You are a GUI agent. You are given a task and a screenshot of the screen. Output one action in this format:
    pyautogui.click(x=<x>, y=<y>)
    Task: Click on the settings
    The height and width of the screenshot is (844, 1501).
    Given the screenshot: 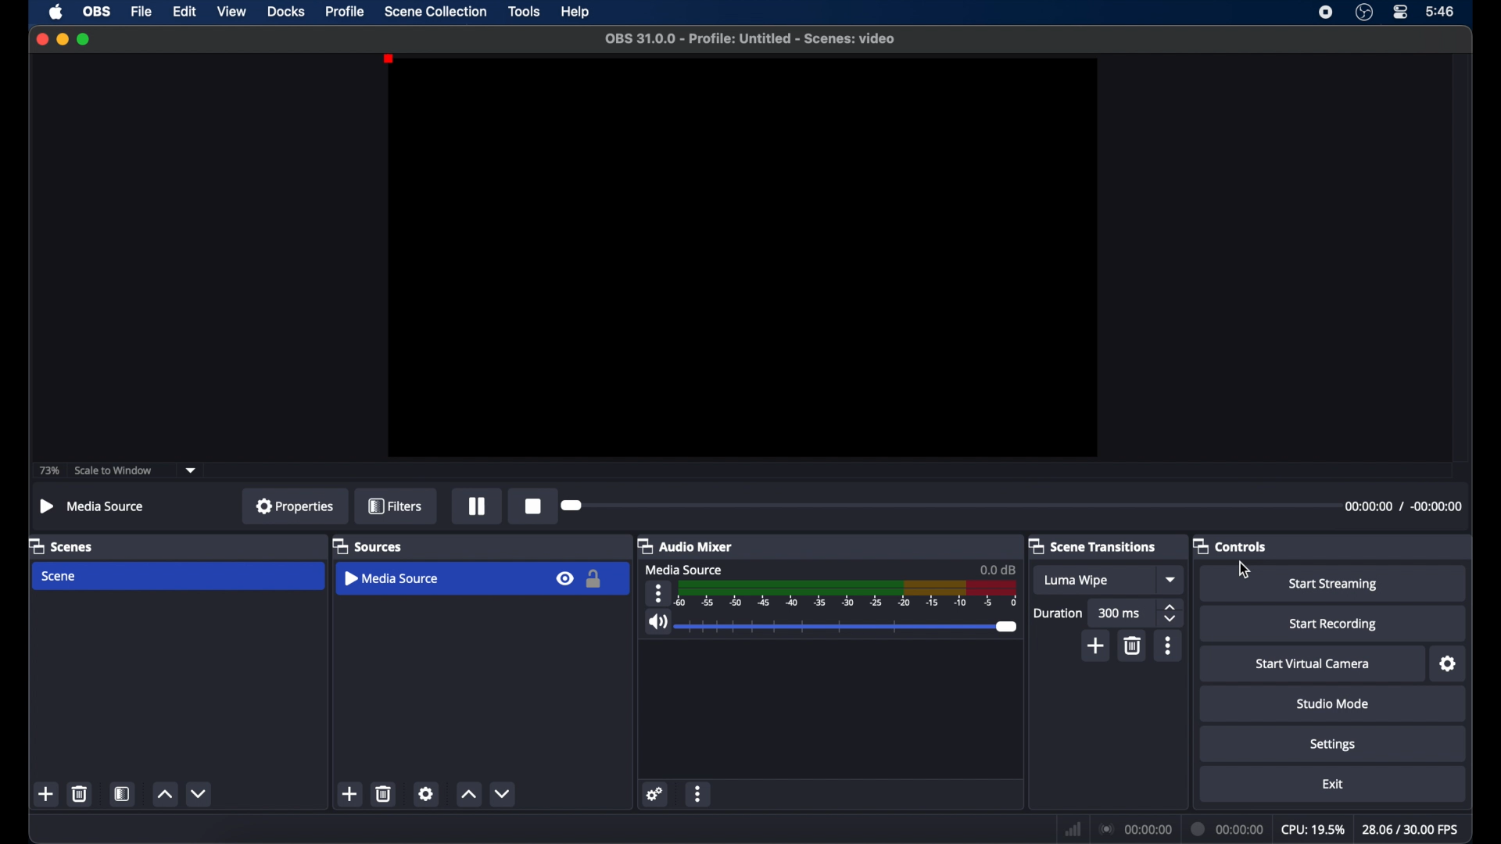 What is the action you would take?
    pyautogui.click(x=1449, y=664)
    